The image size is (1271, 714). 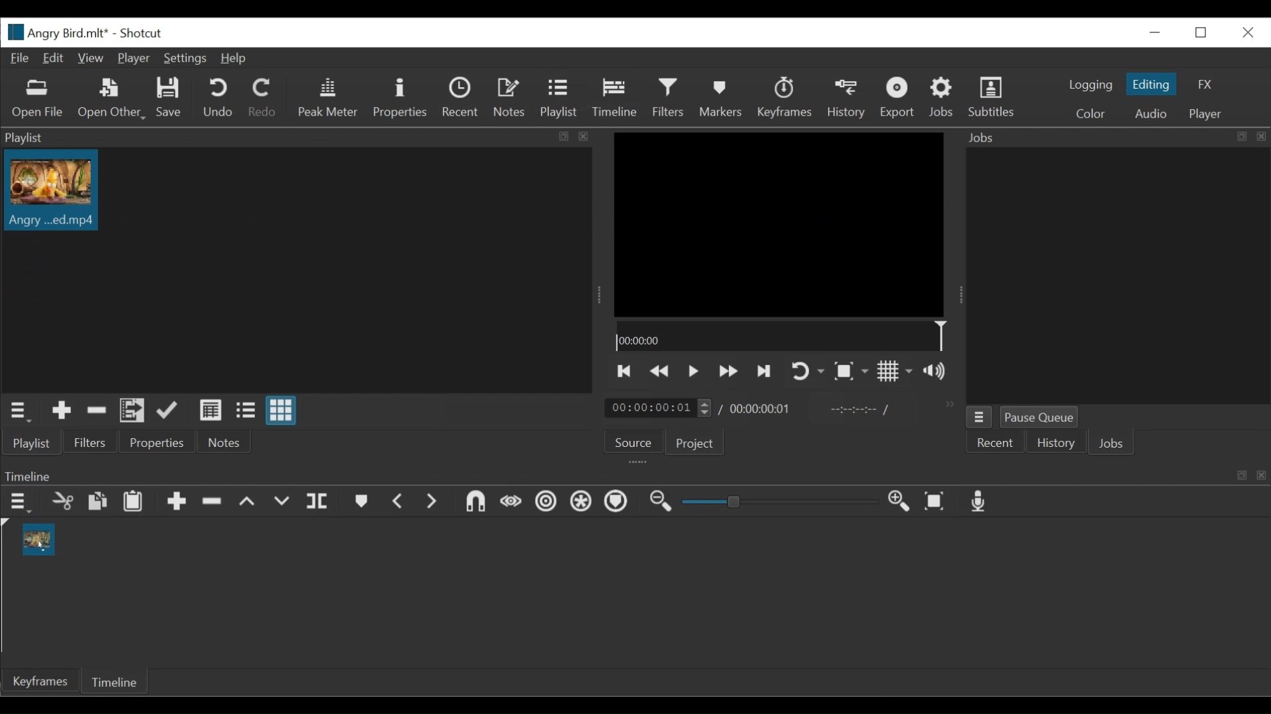 What do you see at coordinates (248, 411) in the screenshot?
I see `View as files` at bounding box center [248, 411].